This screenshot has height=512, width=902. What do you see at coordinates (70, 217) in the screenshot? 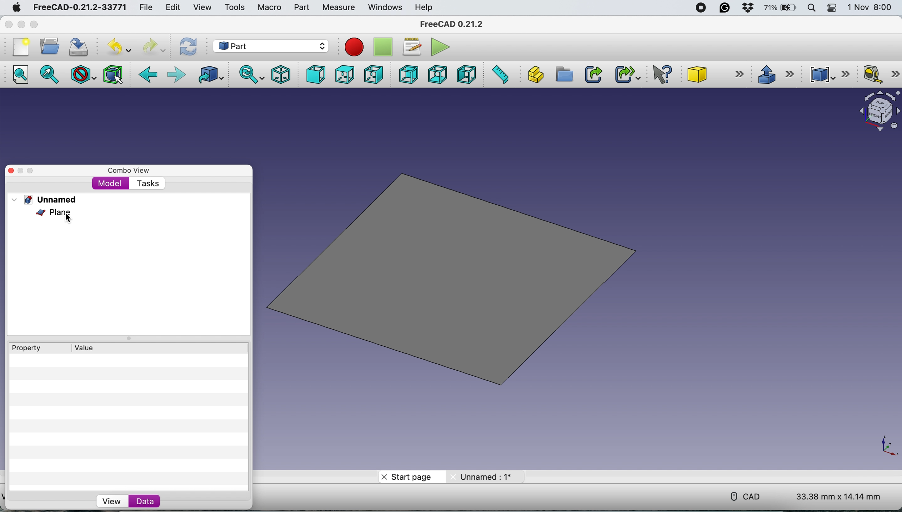
I see `cursor` at bounding box center [70, 217].